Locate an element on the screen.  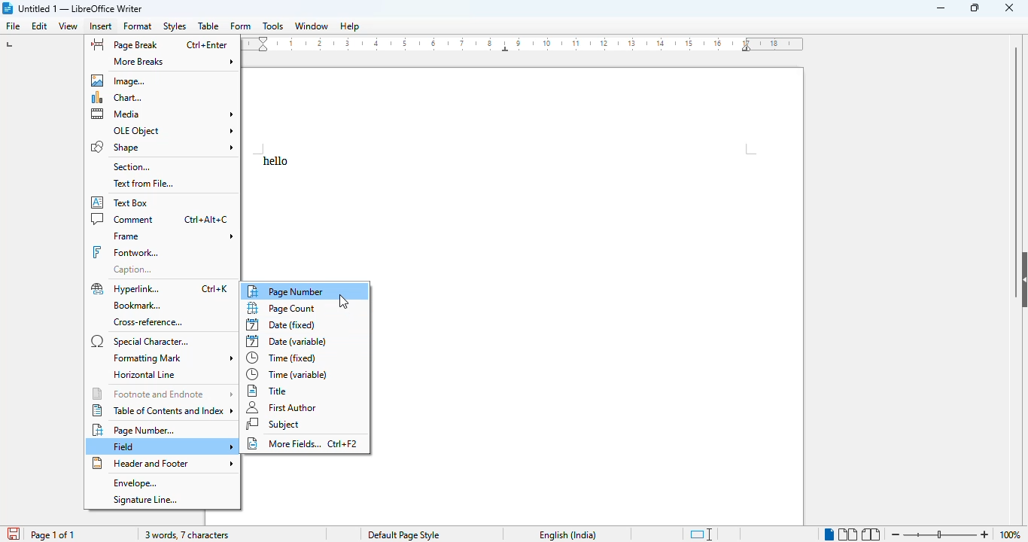
subject is located at coordinates (275, 424).